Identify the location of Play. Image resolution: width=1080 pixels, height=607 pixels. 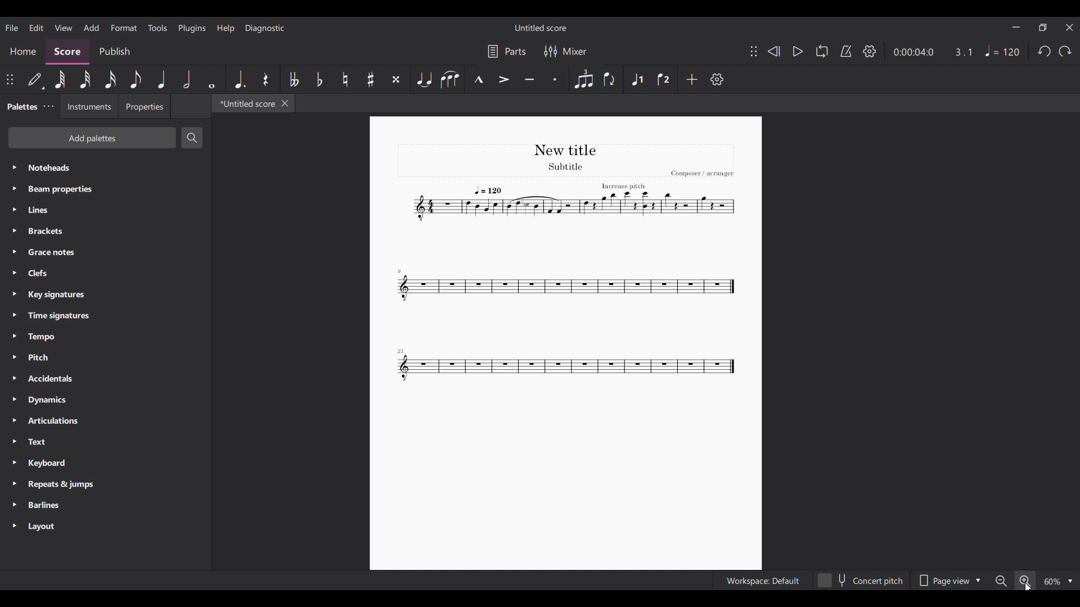
(798, 52).